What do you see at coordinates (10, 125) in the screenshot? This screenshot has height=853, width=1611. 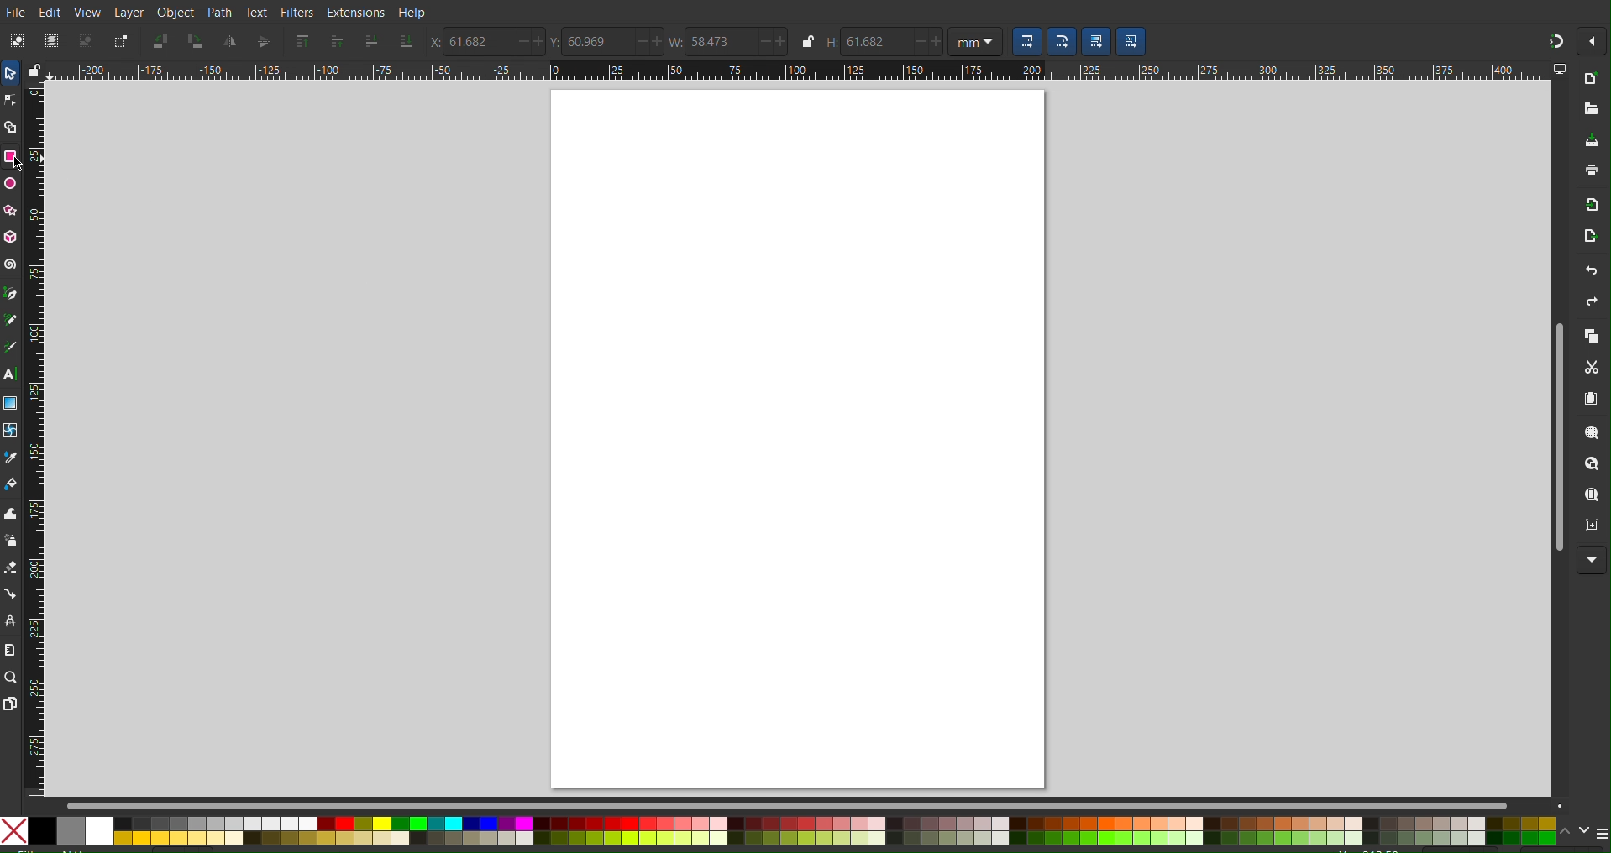 I see `Shape Builder Tool` at bounding box center [10, 125].